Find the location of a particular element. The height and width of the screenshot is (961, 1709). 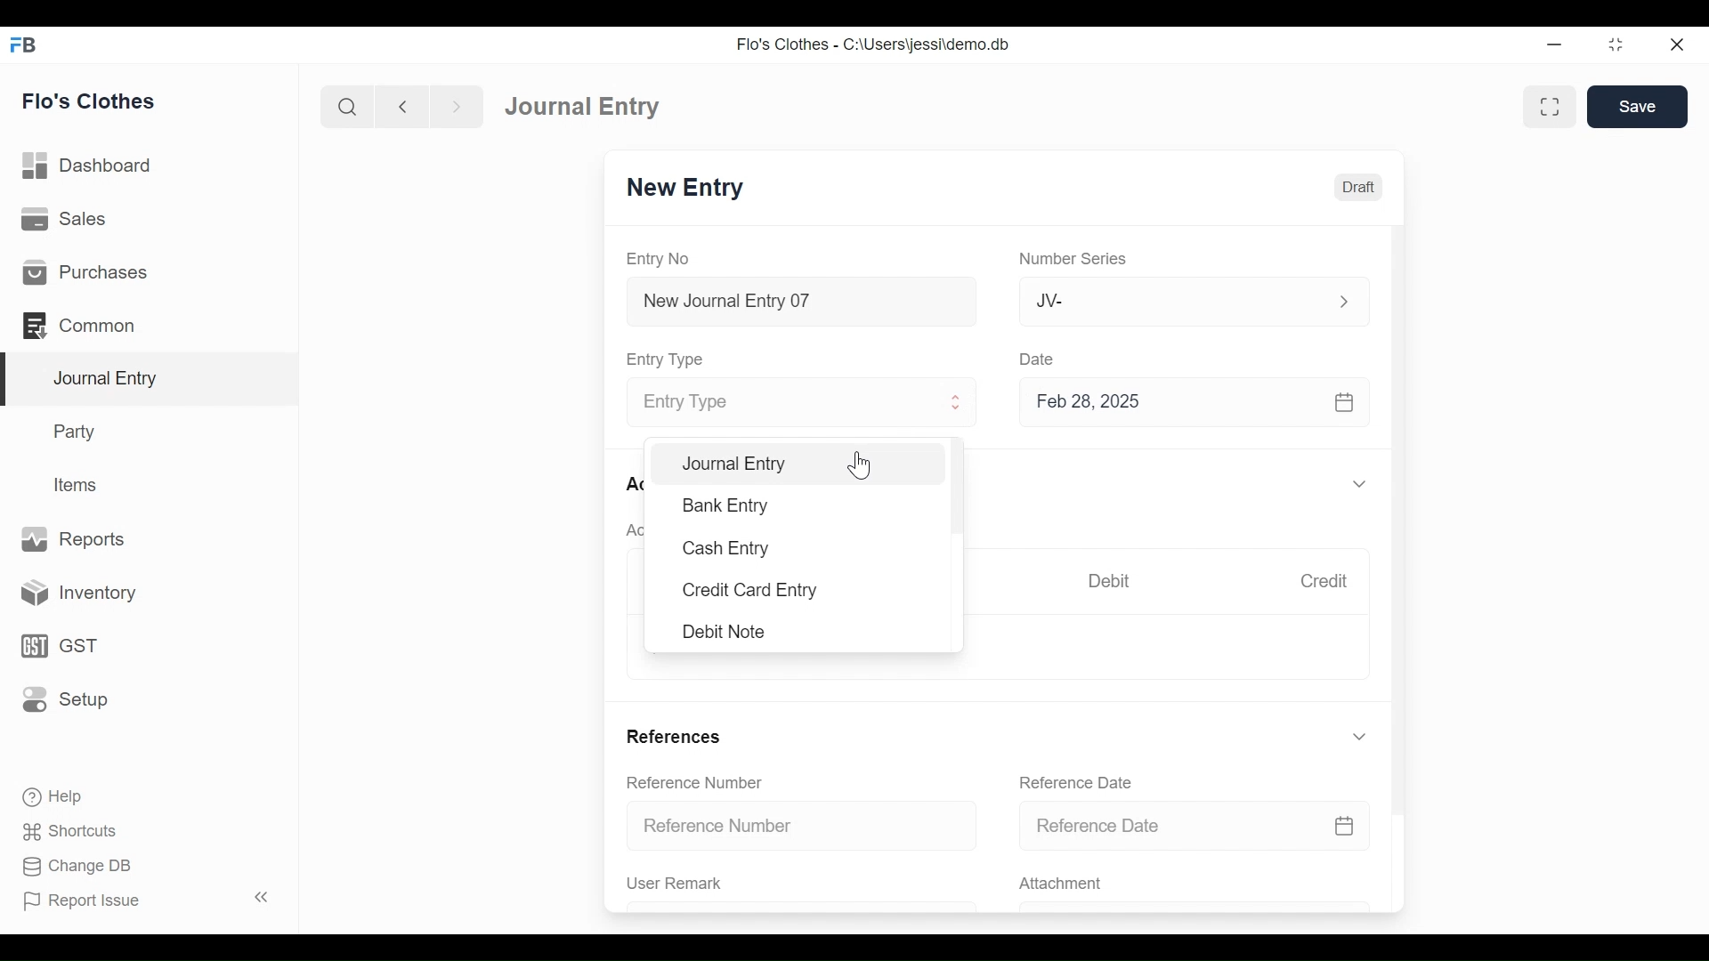

Search is located at coordinates (347, 108).